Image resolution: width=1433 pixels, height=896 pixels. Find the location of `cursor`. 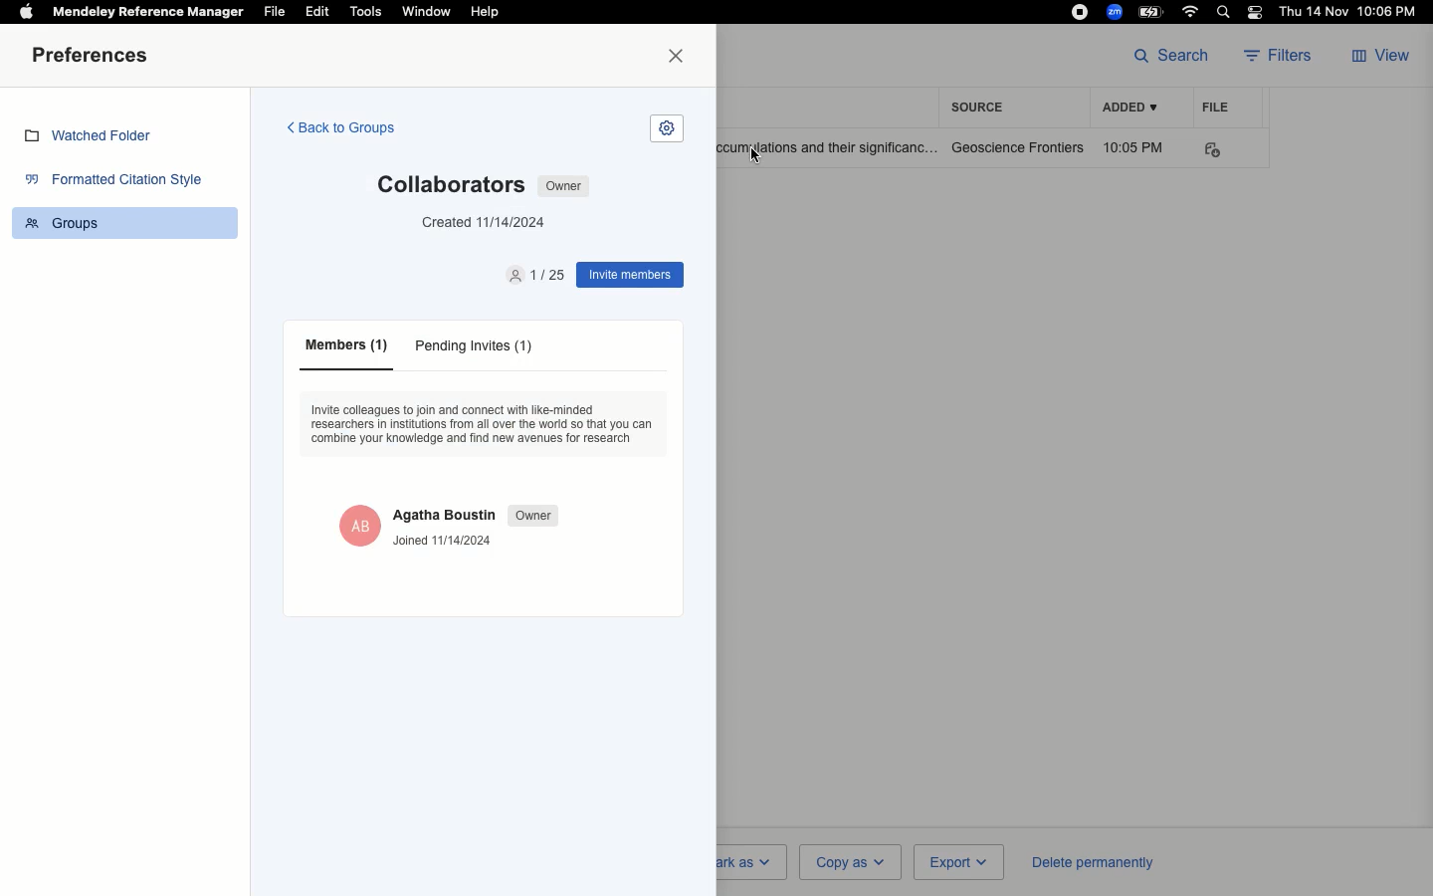

cursor is located at coordinates (753, 153).